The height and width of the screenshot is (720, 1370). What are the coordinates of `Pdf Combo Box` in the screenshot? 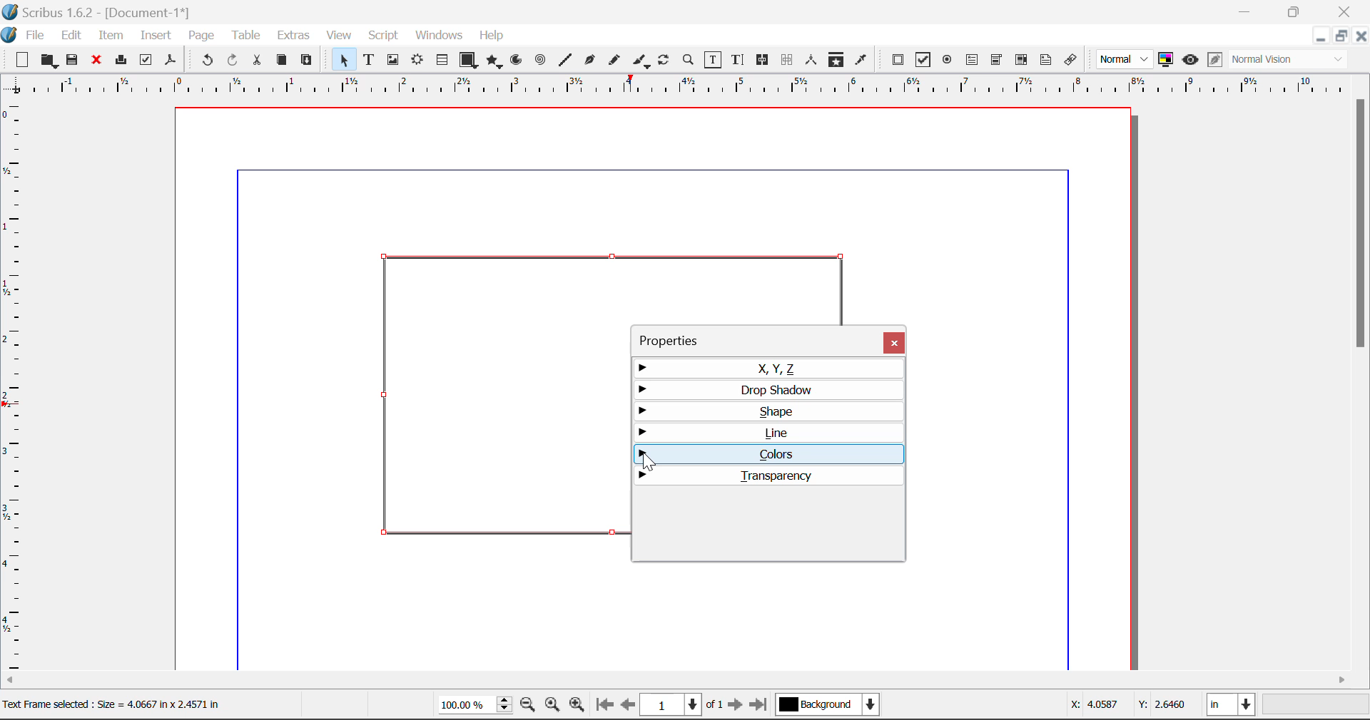 It's located at (997, 58).